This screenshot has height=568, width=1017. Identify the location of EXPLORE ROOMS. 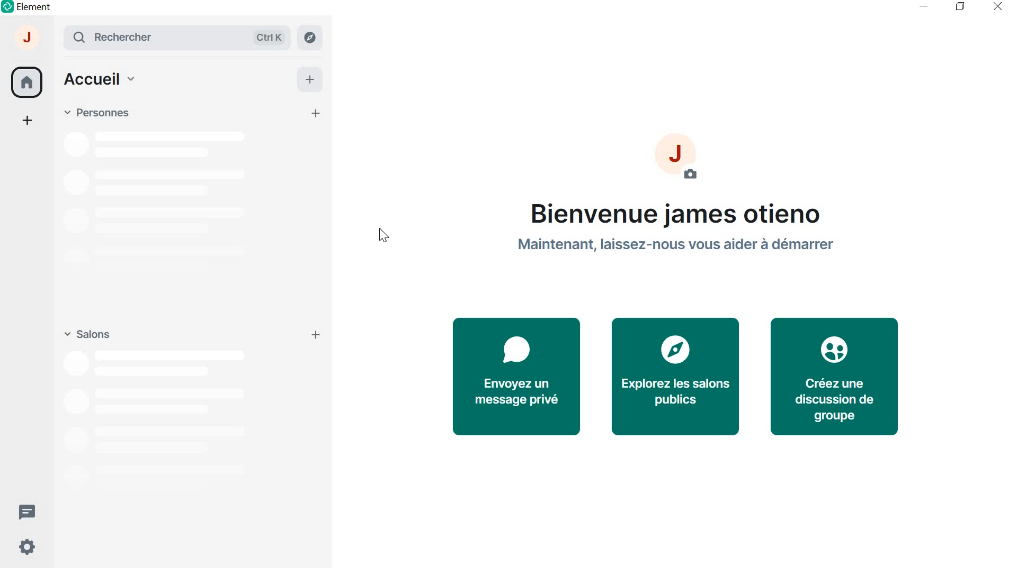
(311, 38).